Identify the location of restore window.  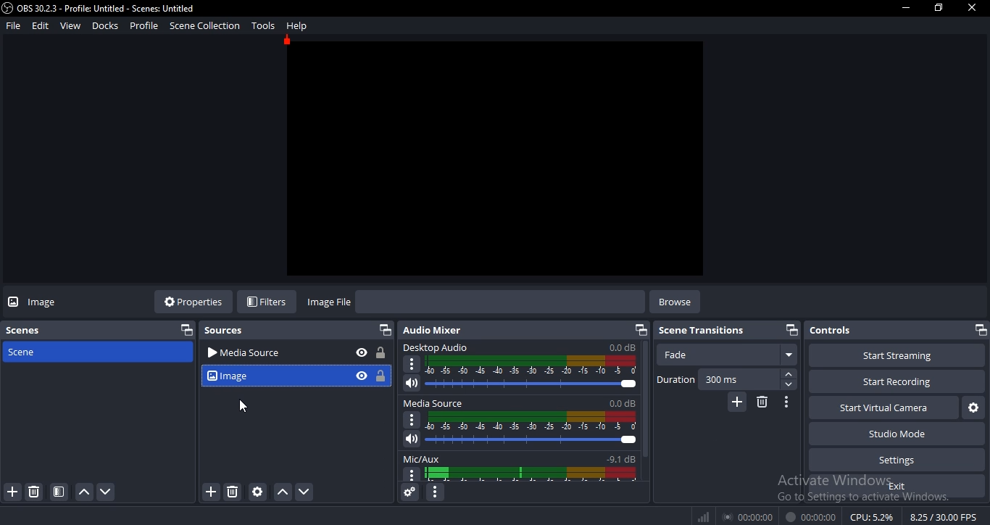
(937, 9).